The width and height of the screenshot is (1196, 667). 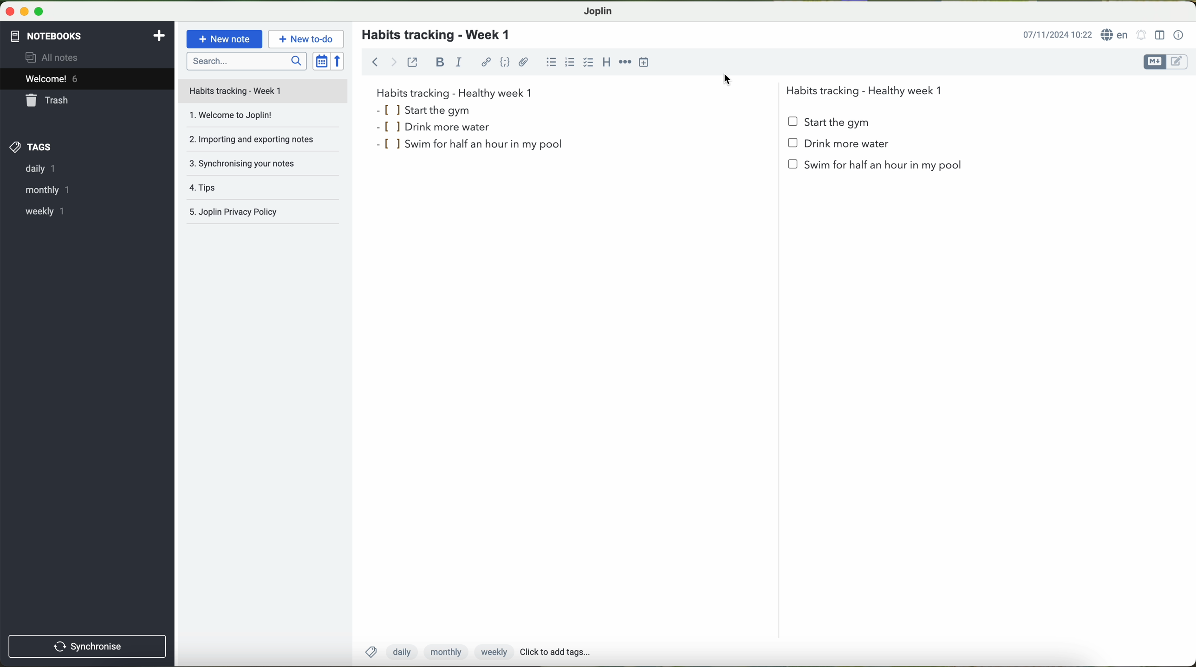 What do you see at coordinates (89, 36) in the screenshot?
I see `notebooks tab` at bounding box center [89, 36].